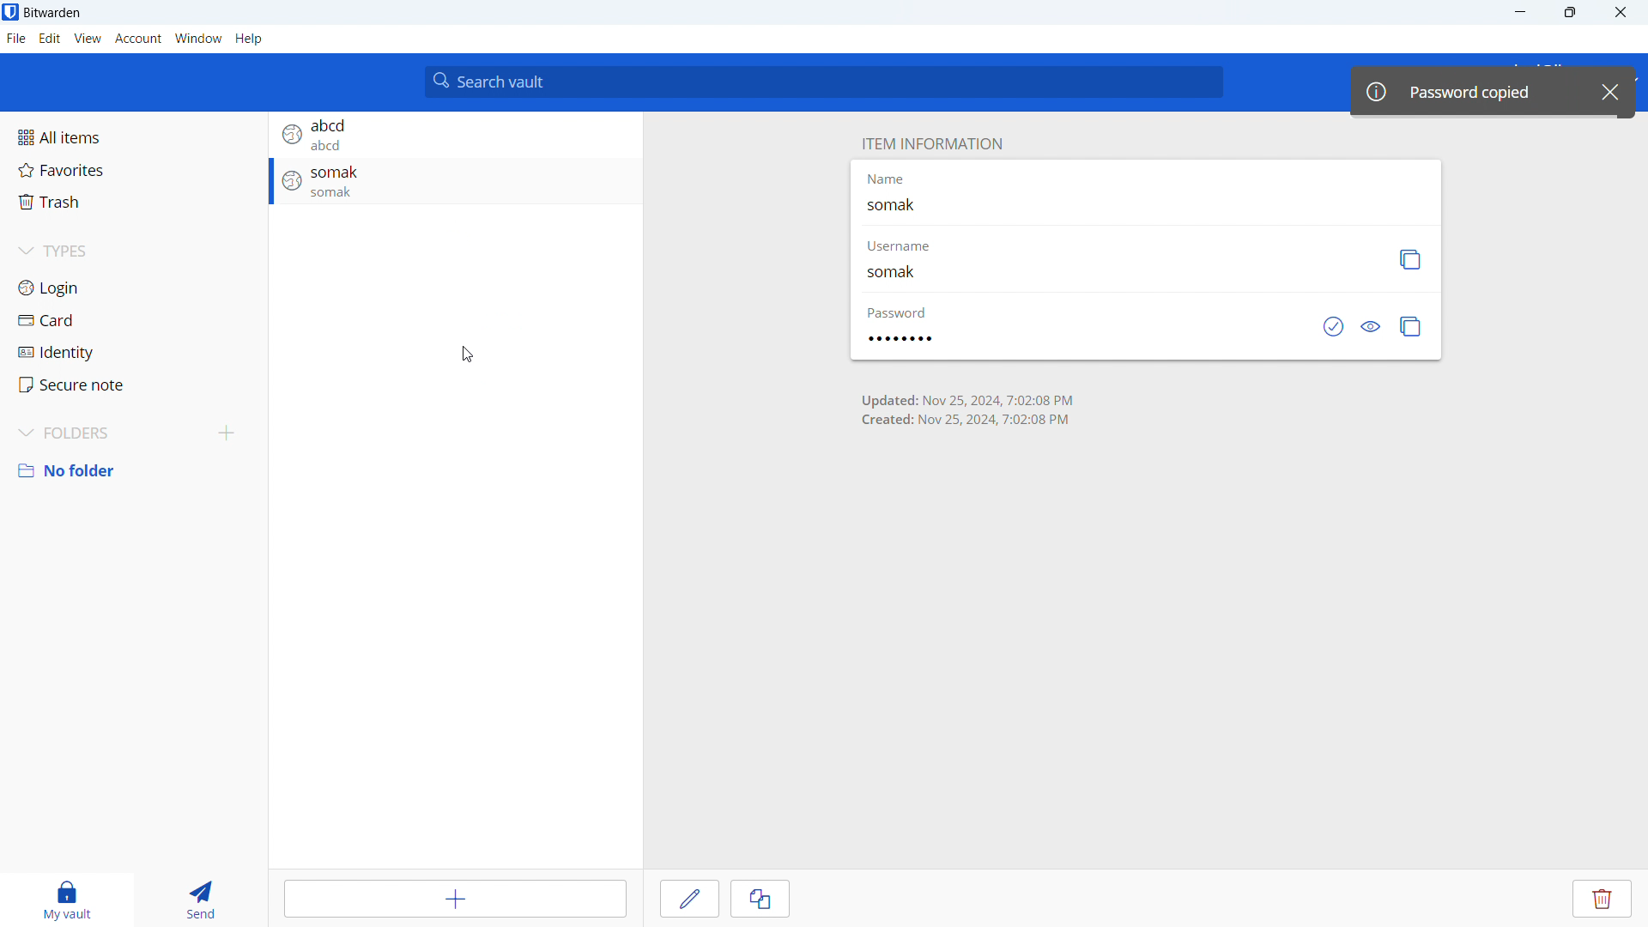  Describe the element at coordinates (1333, 326) in the screenshot. I see `check if password has been exposed` at that location.